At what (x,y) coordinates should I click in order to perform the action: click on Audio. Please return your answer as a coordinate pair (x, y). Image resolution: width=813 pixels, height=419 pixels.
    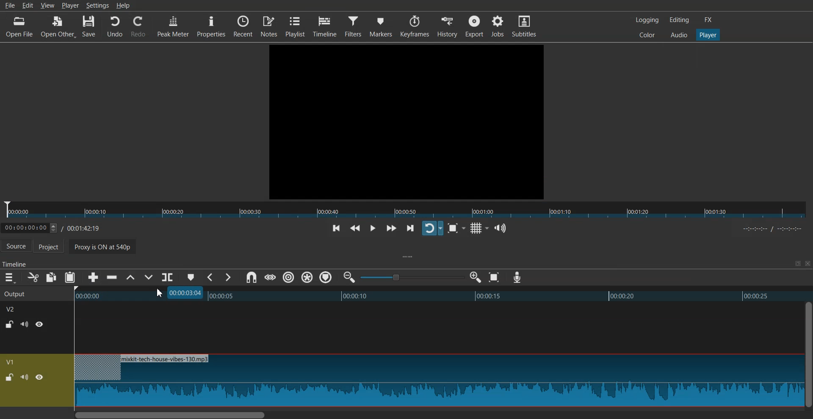
    Looking at the image, I should click on (679, 34).